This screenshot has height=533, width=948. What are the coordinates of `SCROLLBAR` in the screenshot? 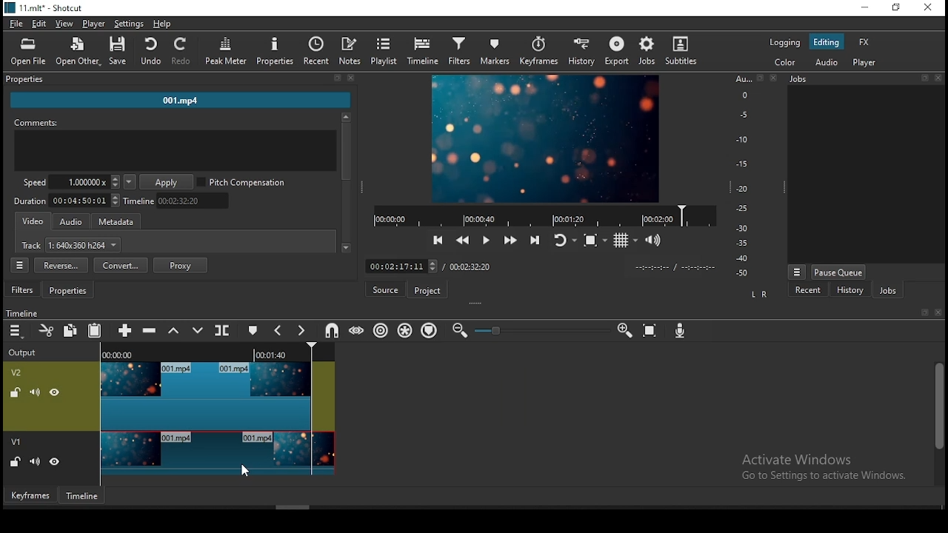 It's located at (346, 184).